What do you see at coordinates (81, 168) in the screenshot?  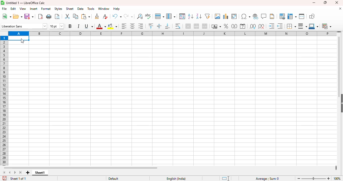 I see `horizontal scroll bar` at bounding box center [81, 168].